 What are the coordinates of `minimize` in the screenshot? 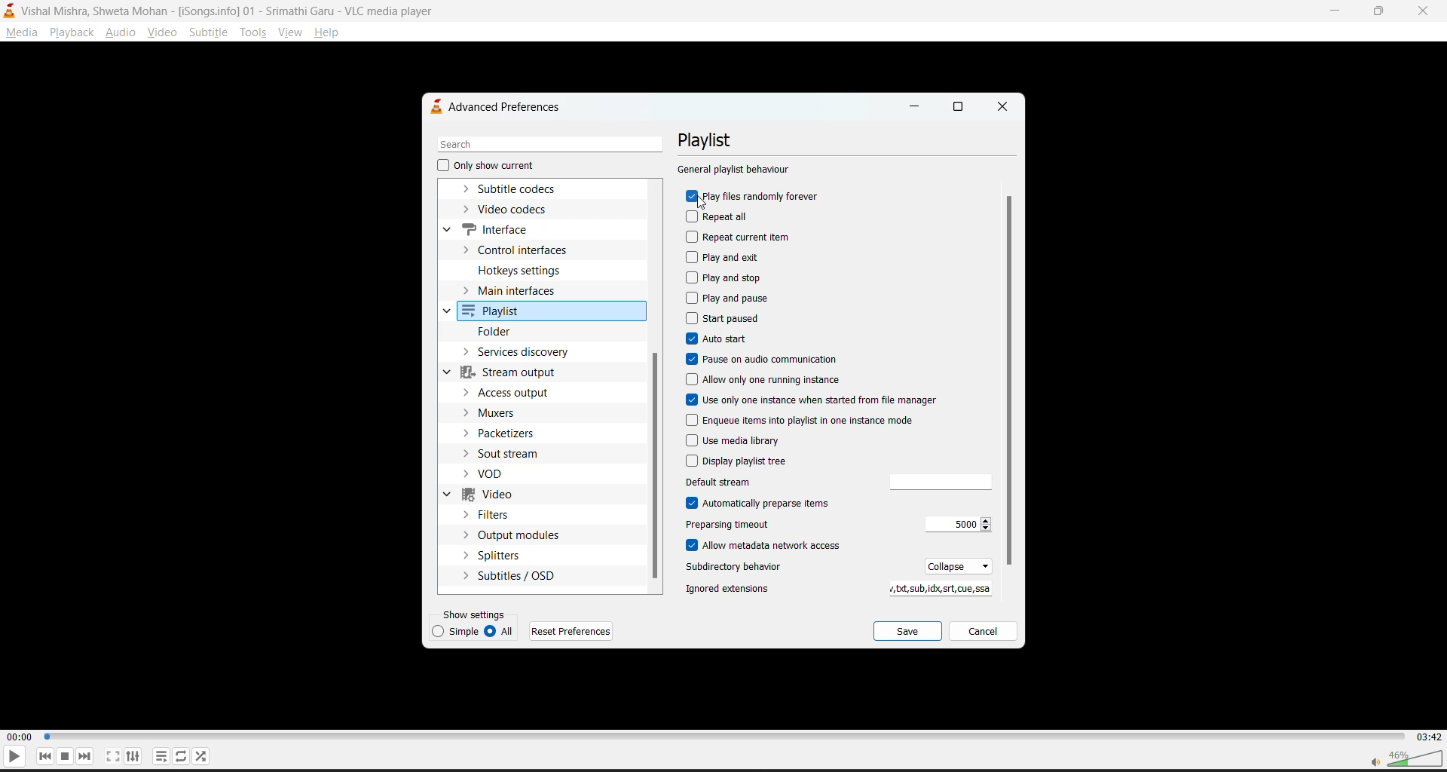 It's located at (1336, 11).